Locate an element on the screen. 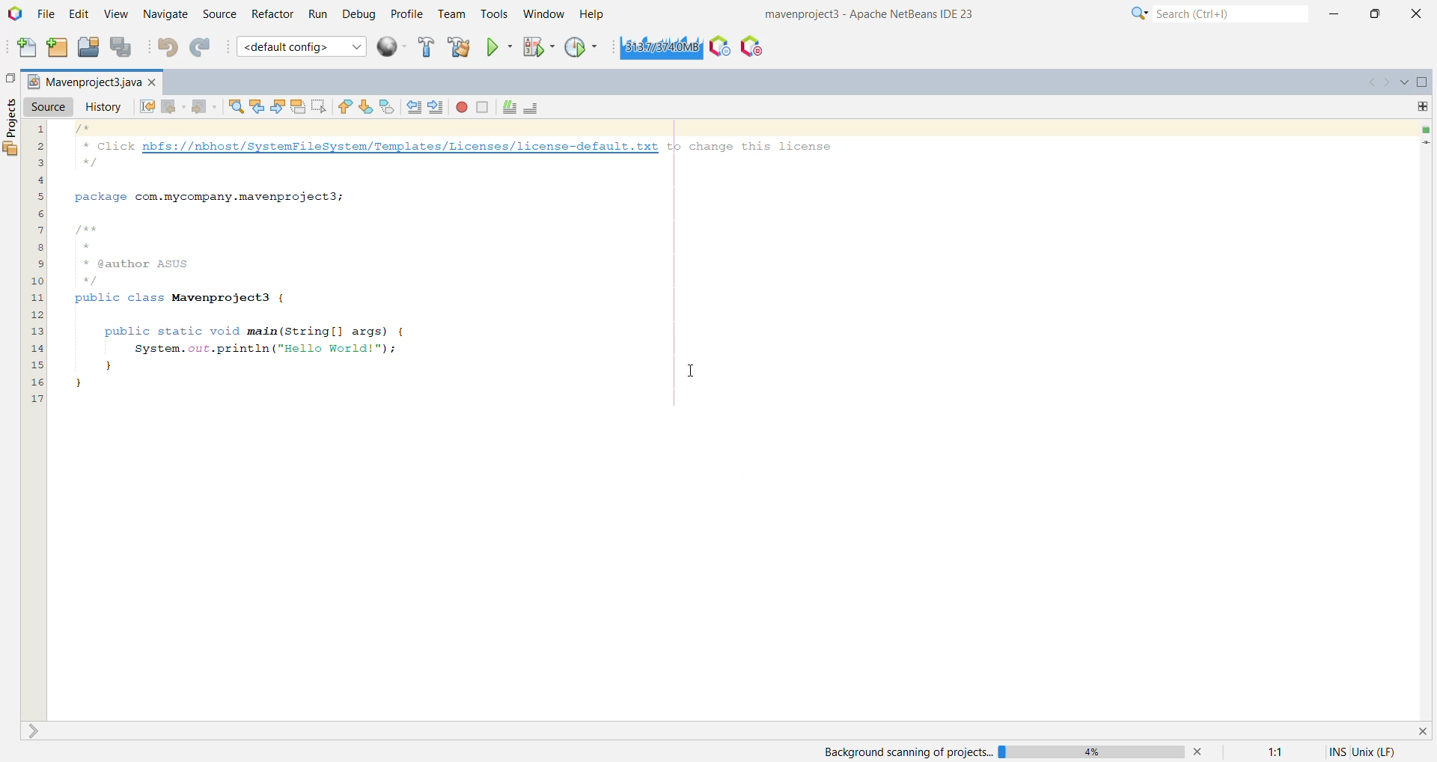  Toggle Bookmark is located at coordinates (388, 107).